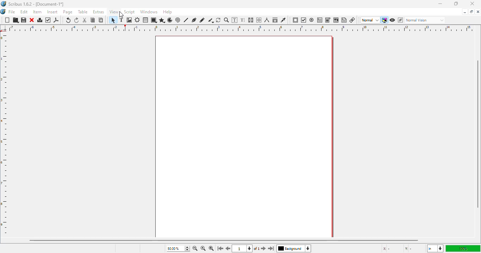 This screenshot has height=253, width=481. I want to click on script, so click(130, 12).